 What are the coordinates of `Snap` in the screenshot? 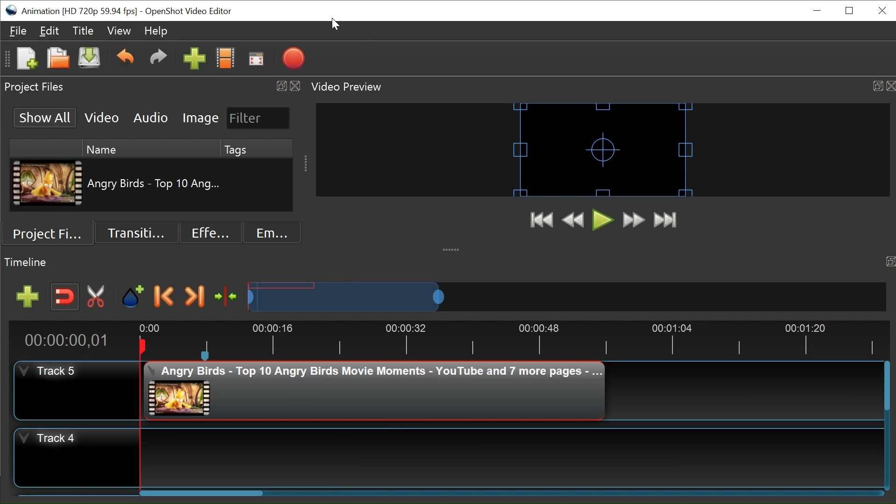 It's located at (65, 297).